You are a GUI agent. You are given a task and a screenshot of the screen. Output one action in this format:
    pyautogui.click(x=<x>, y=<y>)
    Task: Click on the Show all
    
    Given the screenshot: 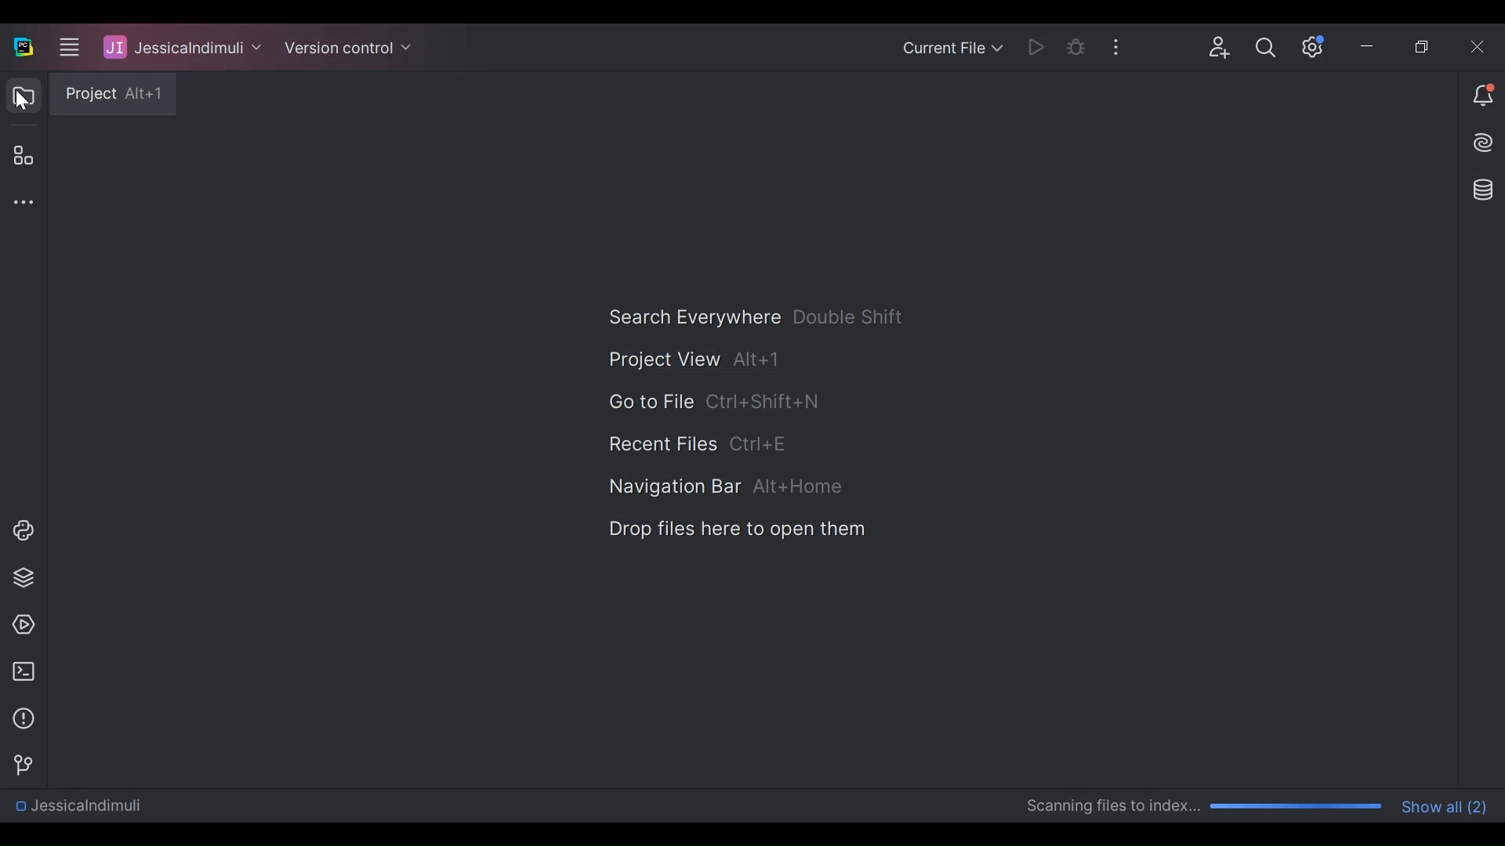 What is the action you would take?
    pyautogui.click(x=1443, y=807)
    